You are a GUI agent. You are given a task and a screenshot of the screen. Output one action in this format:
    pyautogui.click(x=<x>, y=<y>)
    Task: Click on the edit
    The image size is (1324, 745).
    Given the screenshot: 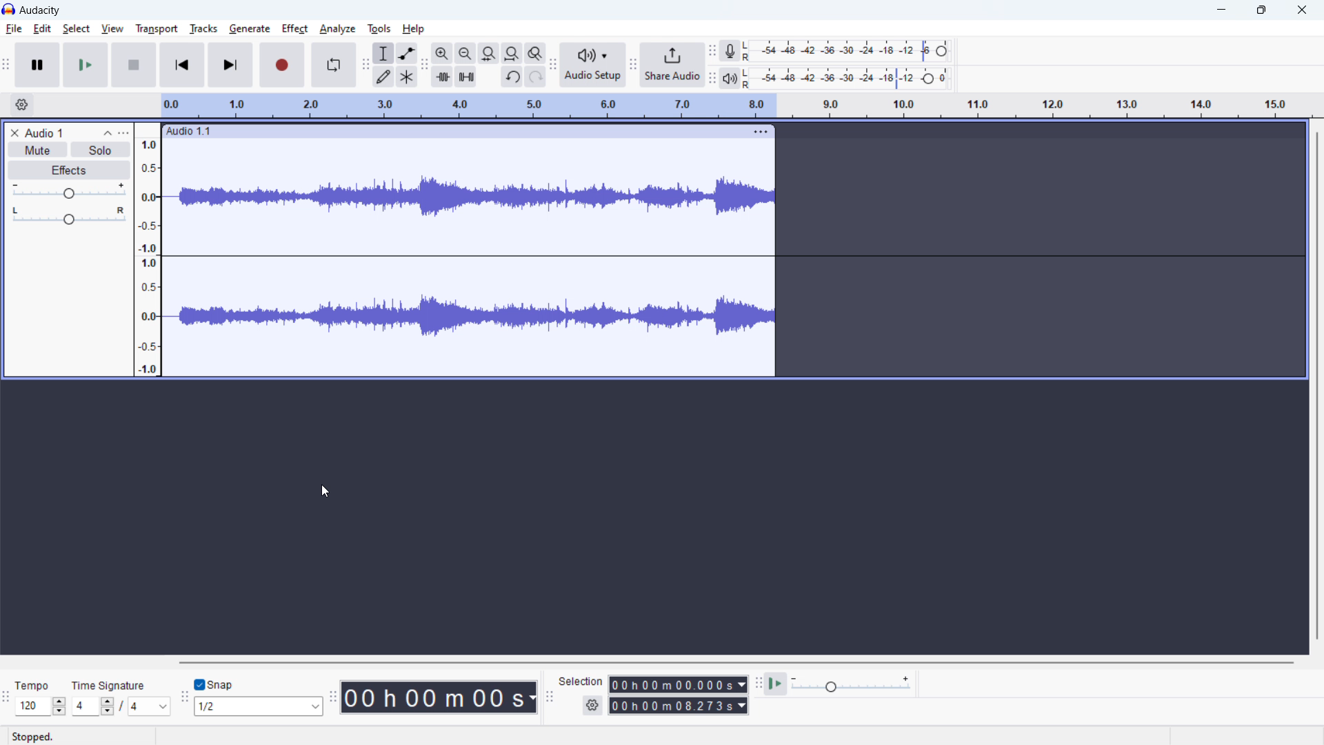 What is the action you would take?
    pyautogui.click(x=43, y=29)
    